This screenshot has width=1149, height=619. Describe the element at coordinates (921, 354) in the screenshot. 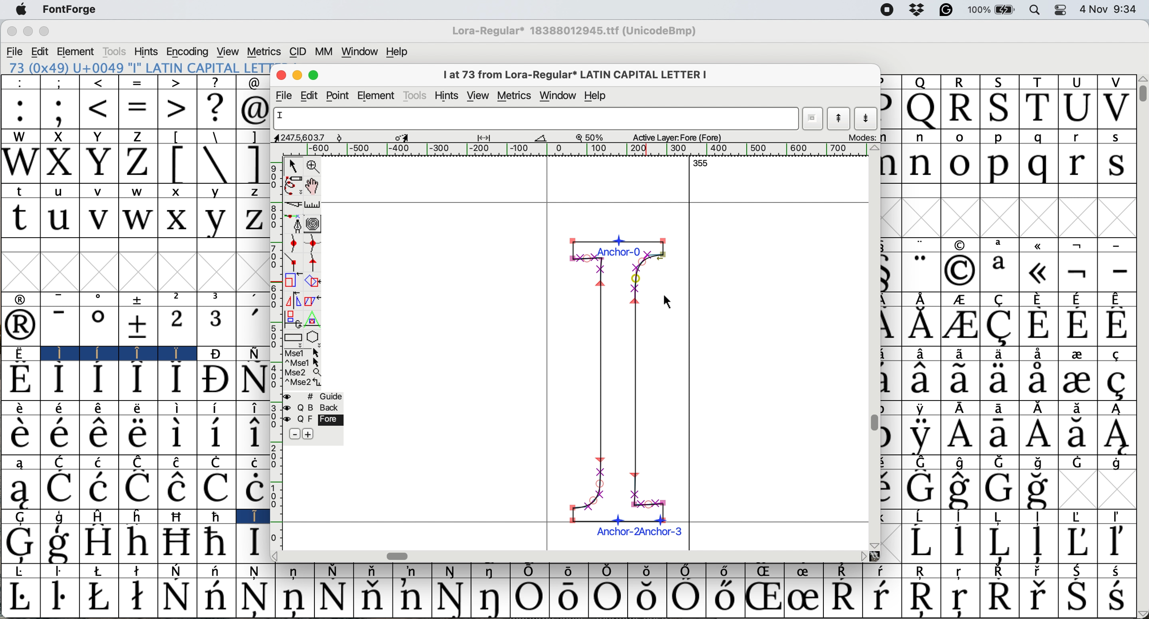

I see `Symbol` at that location.